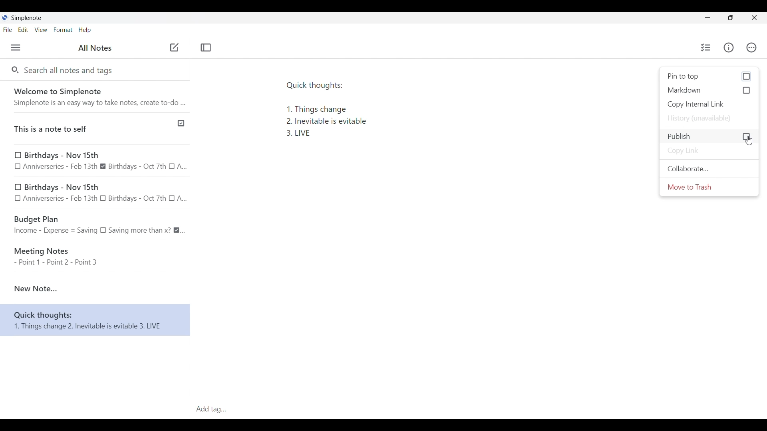 This screenshot has width=767, height=431. Describe the element at coordinates (748, 140) in the screenshot. I see `cursor` at that location.